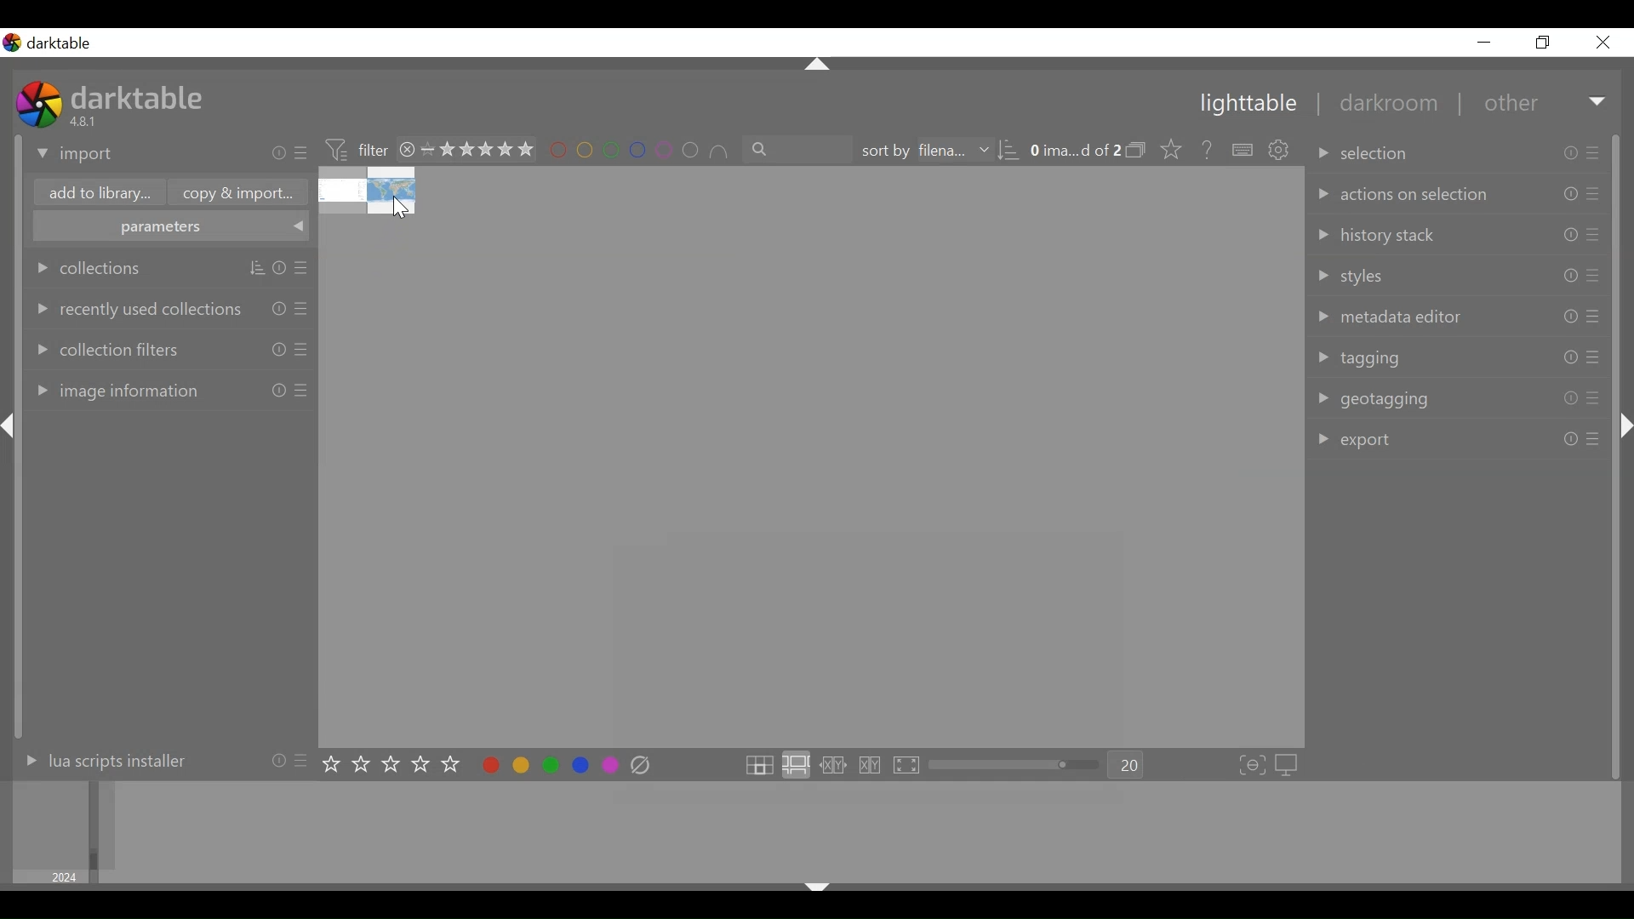 The width and height of the screenshot is (1634, 919). I want to click on , so click(817, 65).